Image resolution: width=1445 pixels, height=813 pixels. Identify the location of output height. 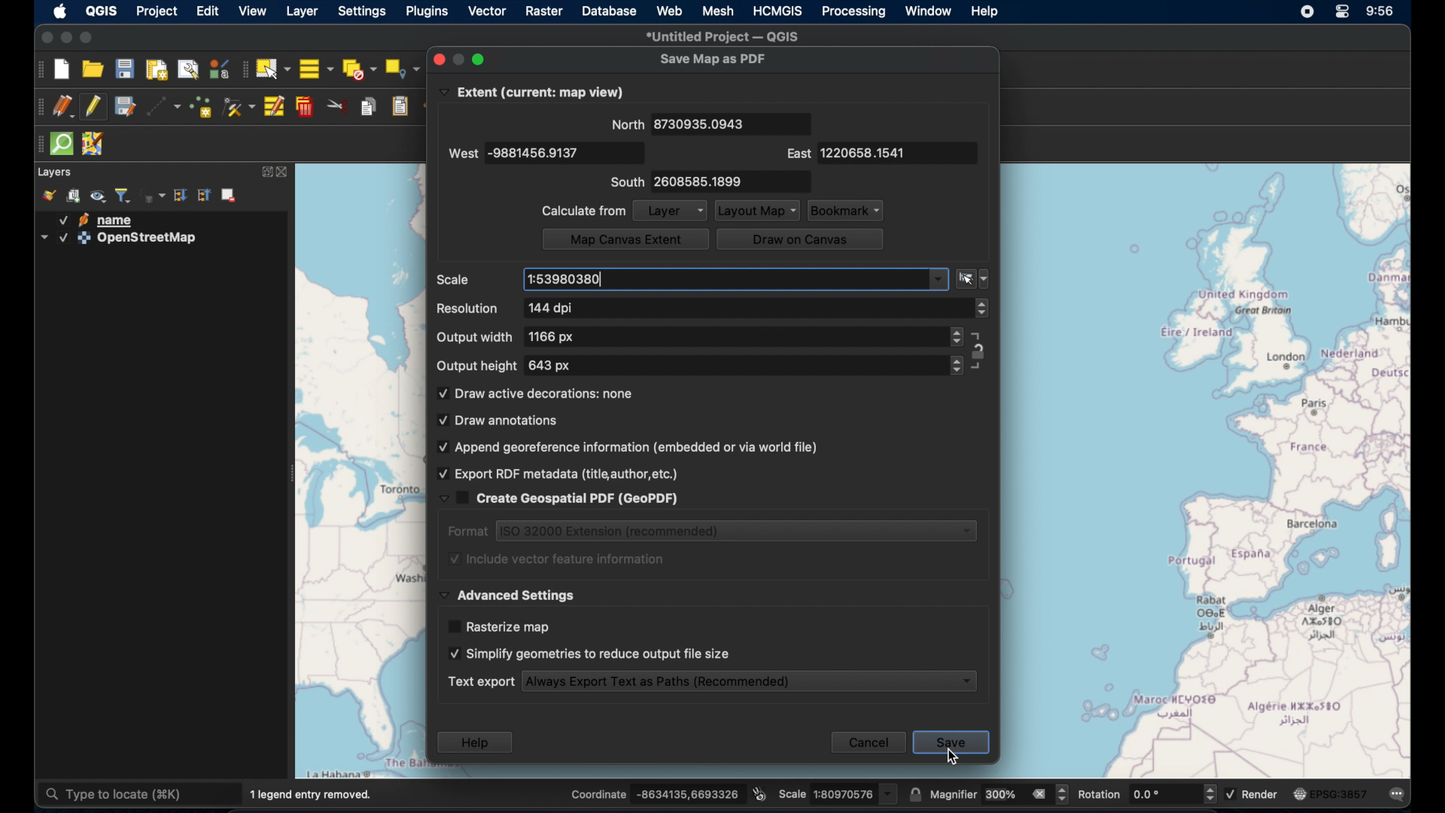
(475, 367).